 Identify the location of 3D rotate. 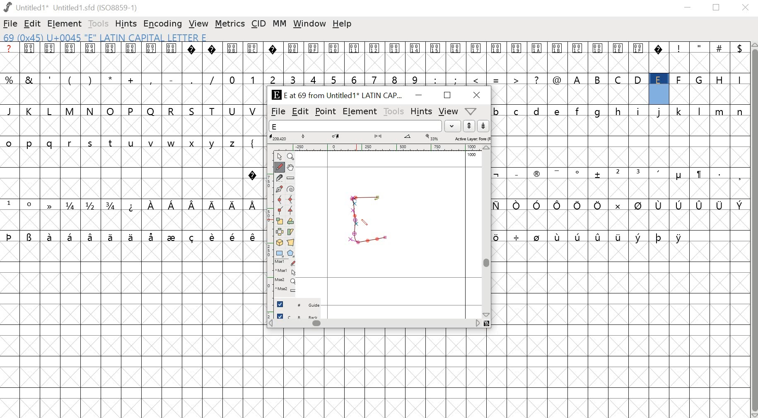
(280, 243).